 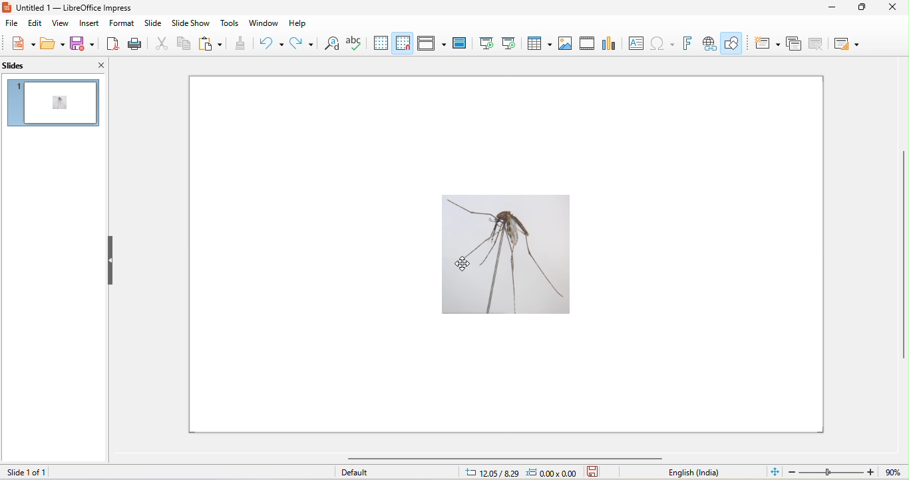 I want to click on layout, so click(x=845, y=45).